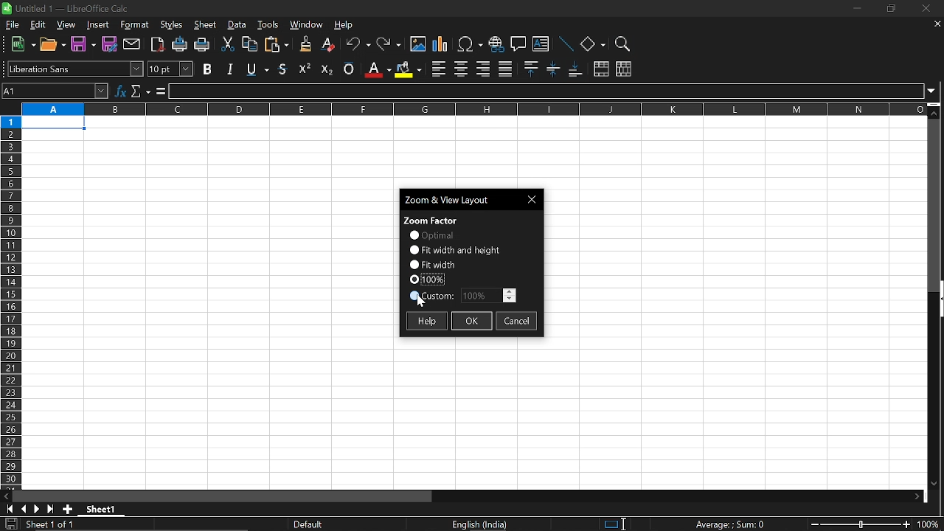 This screenshot has width=944, height=531. I want to click on format, so click(134, 26).